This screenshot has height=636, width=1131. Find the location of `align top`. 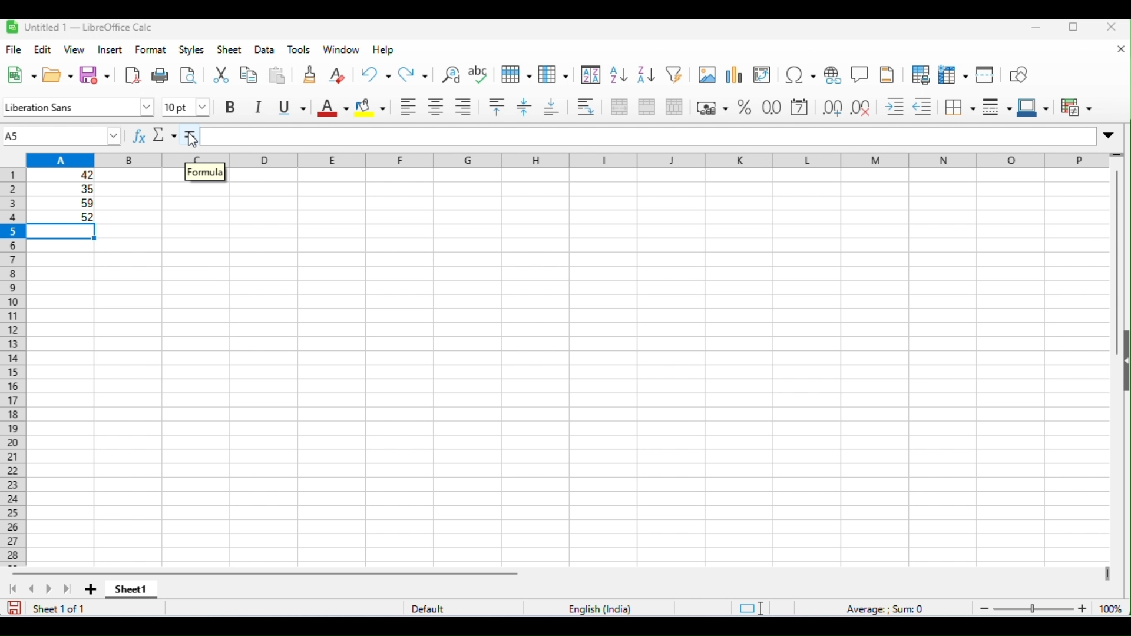

align top is located at coordinates (498, 107).